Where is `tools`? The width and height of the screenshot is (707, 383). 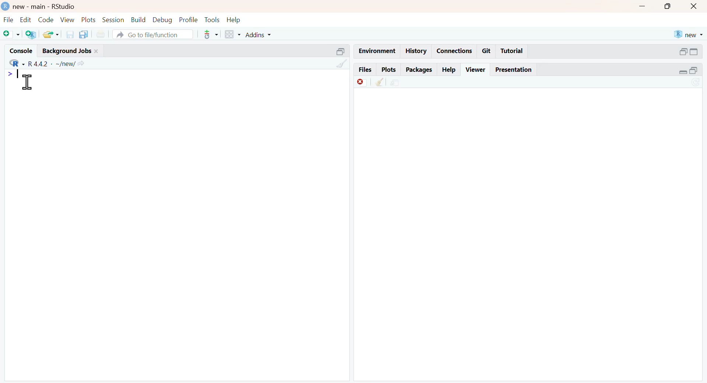
tools is located at coordinates (212, 19).